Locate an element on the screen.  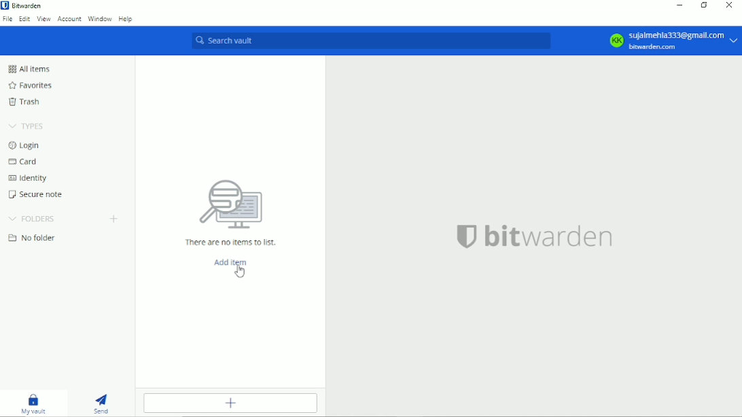
bitwarden is located at coordinates (533, 235).